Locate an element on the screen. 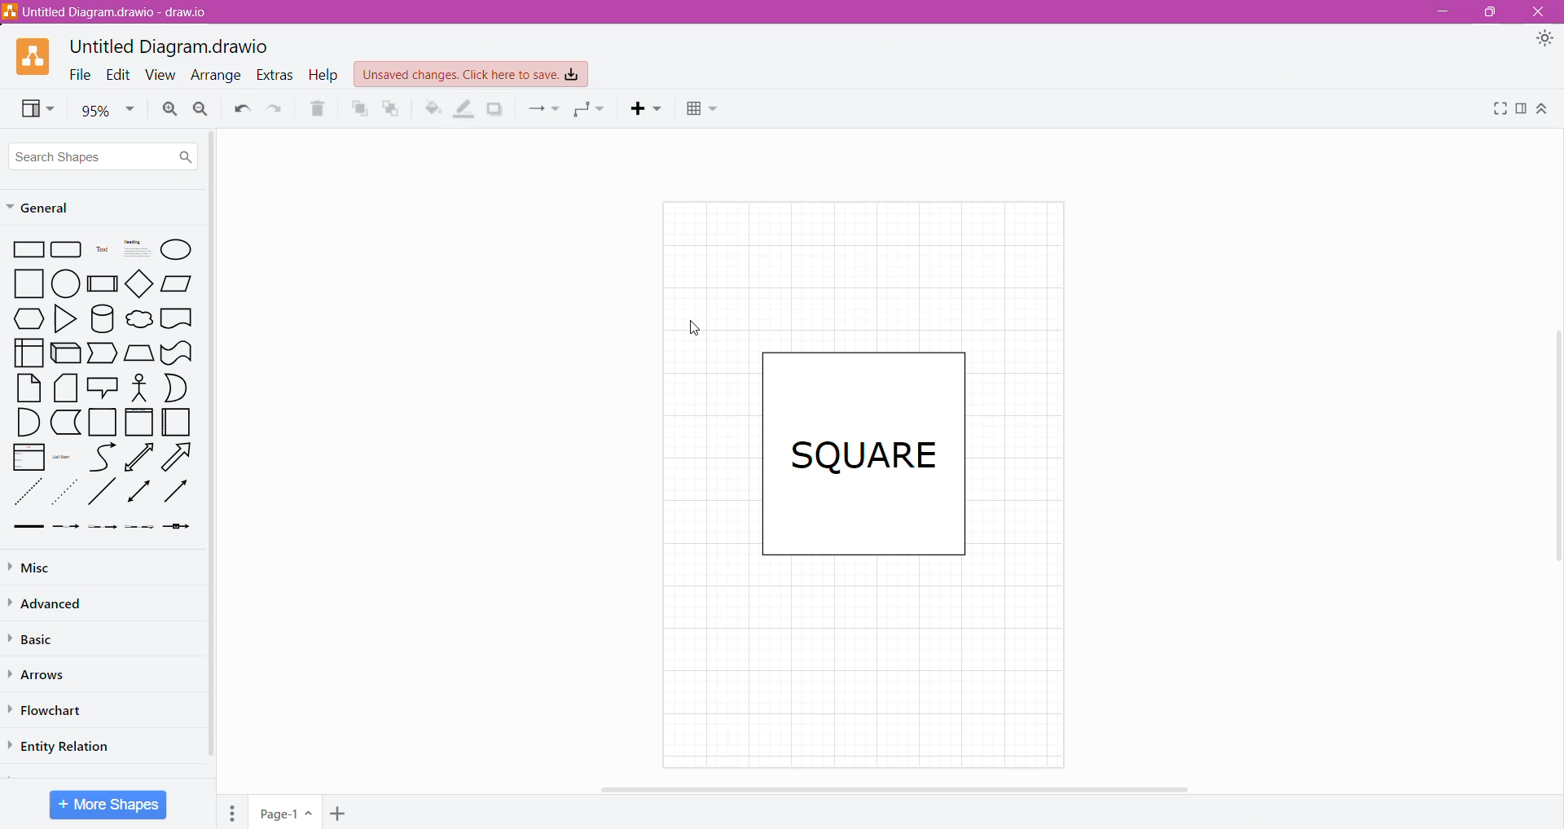 This screenshot has height=829, width=1564. Expand/Collapse is located at coordinates (1544, 112).